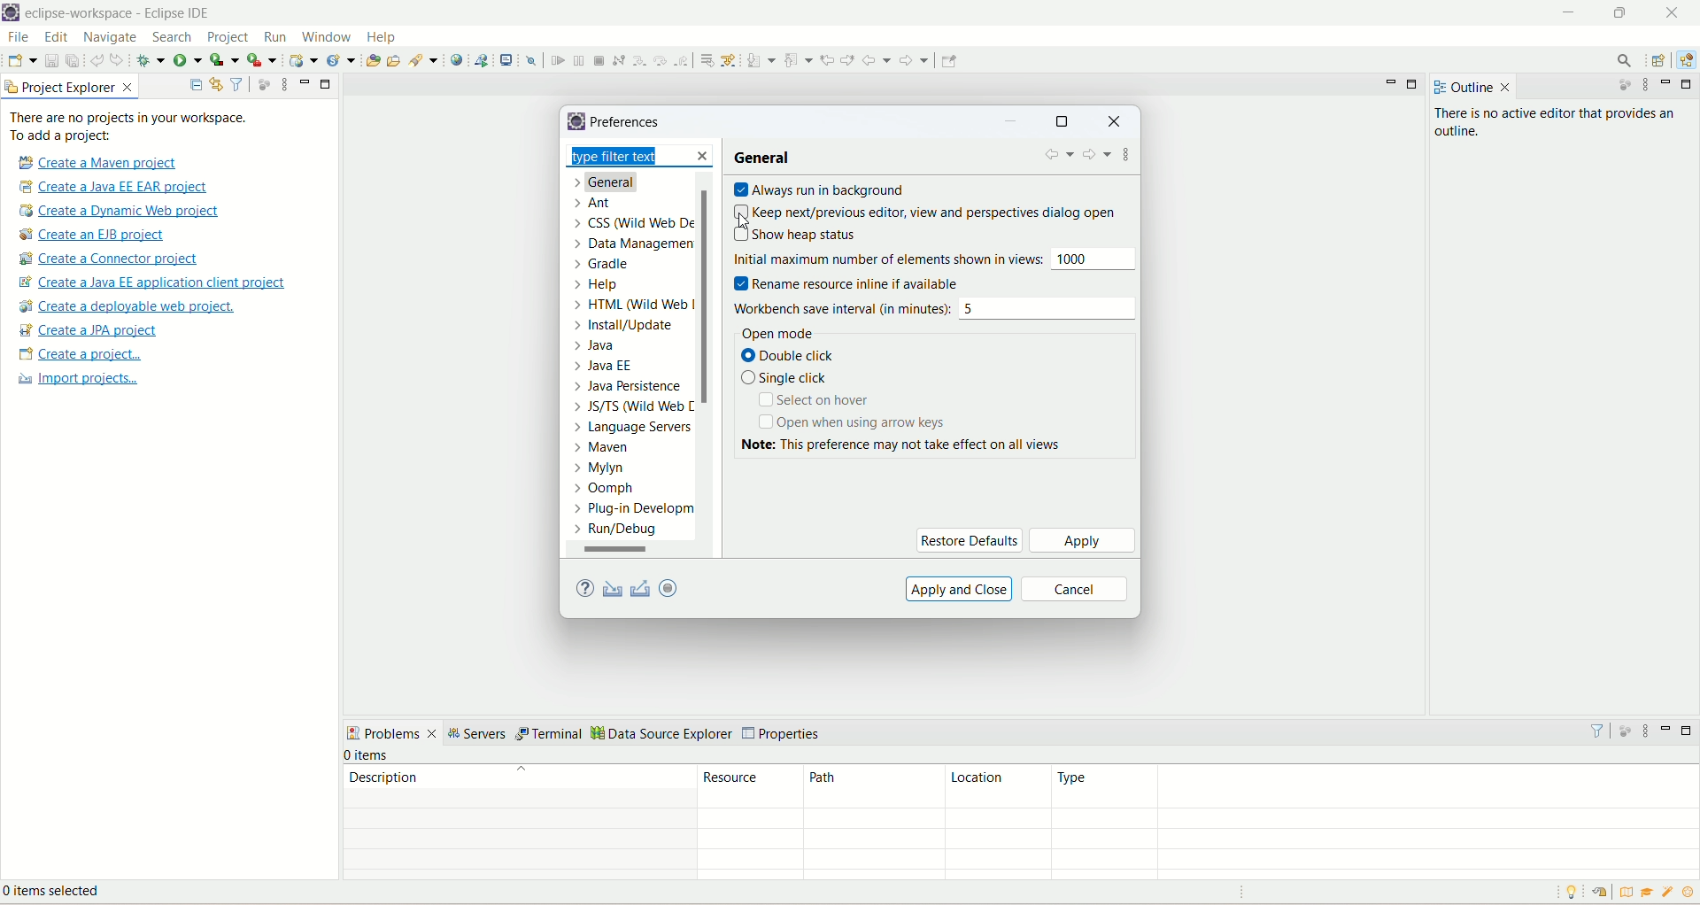 The height and width of the screenshot is (905, 1700). I want to click on rename resource inline if available, so click(859, 283).